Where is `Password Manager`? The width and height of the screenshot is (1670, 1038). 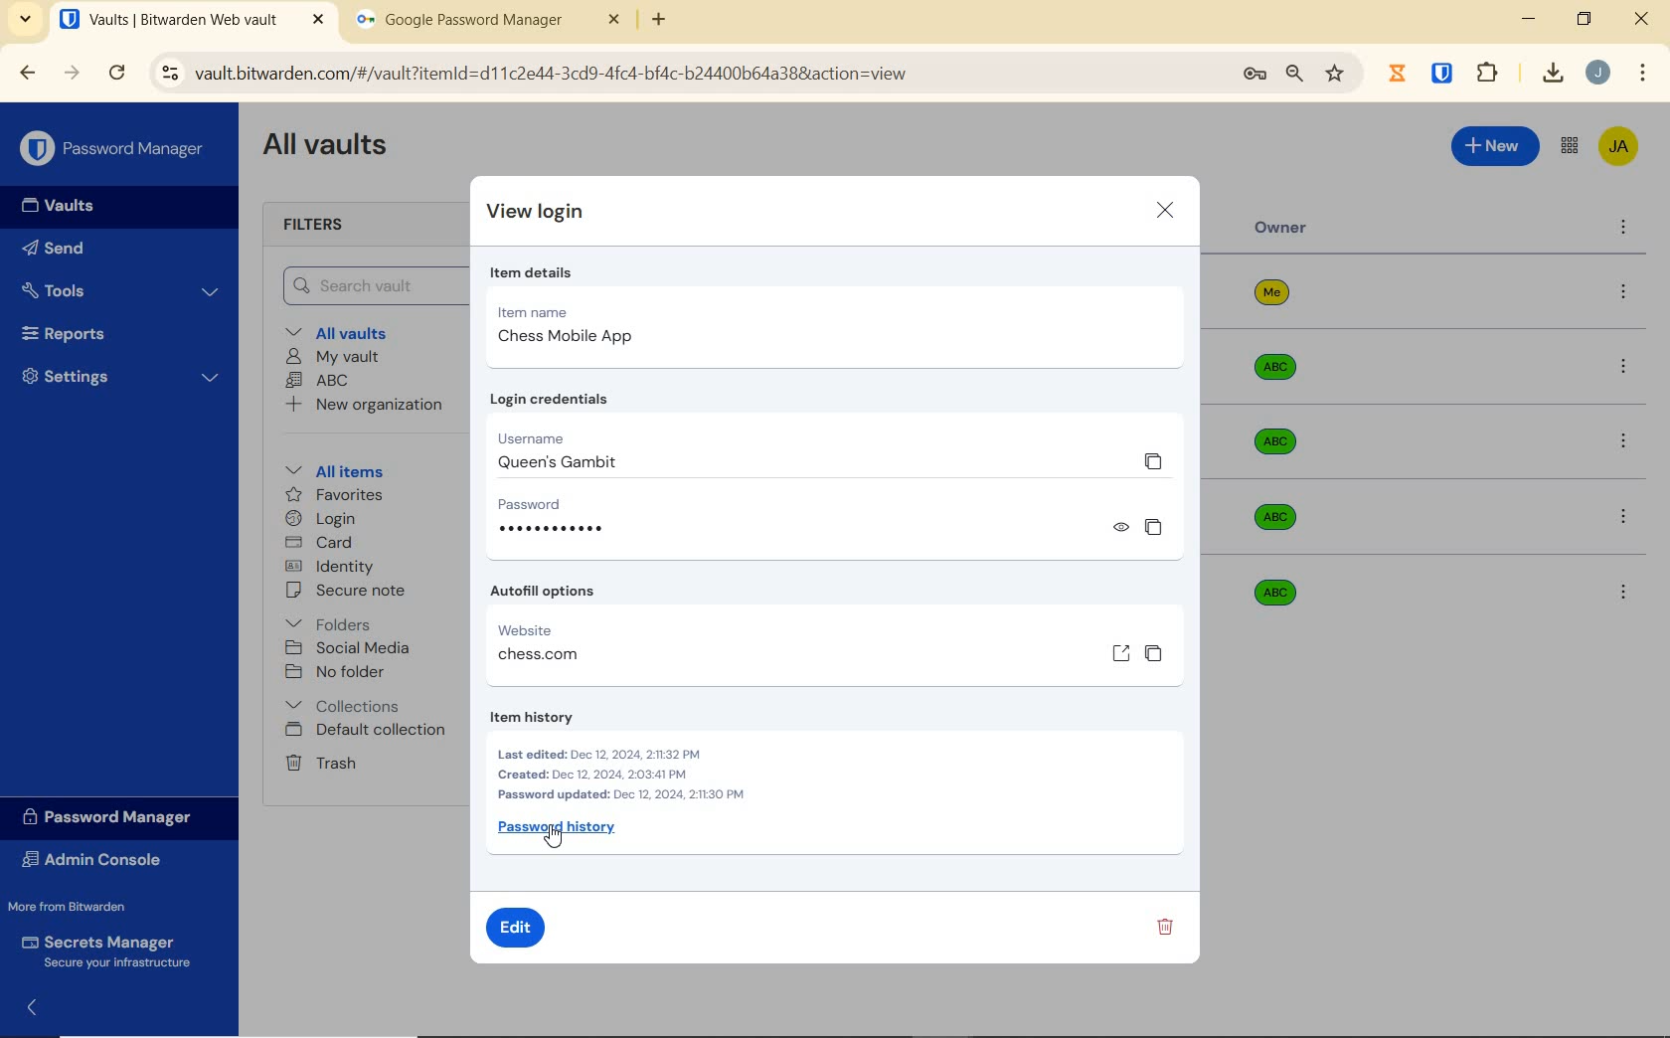
Password Manager is located at coordinates (117, 818).